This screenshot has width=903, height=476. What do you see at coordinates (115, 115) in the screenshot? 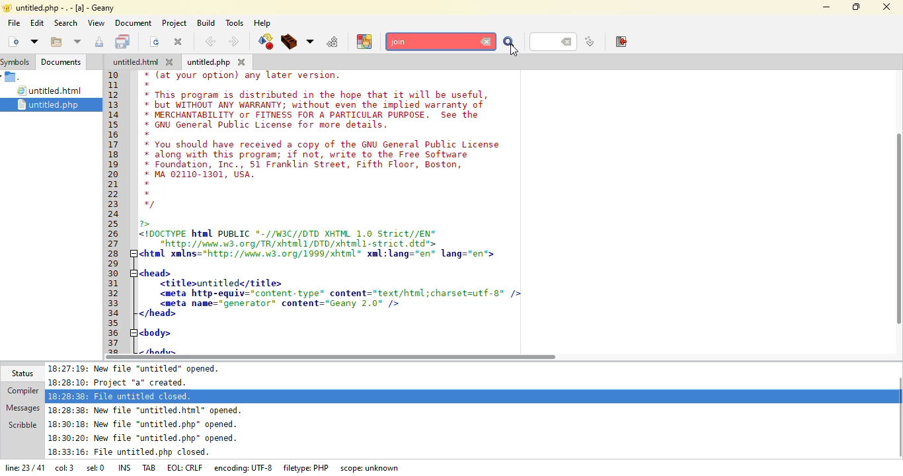
I see `14` at bounding box center [115, 115].